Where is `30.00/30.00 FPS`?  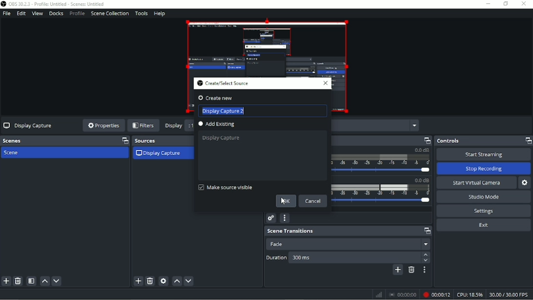
30.00/30.00 FPS is located at coordinates (510, 294).